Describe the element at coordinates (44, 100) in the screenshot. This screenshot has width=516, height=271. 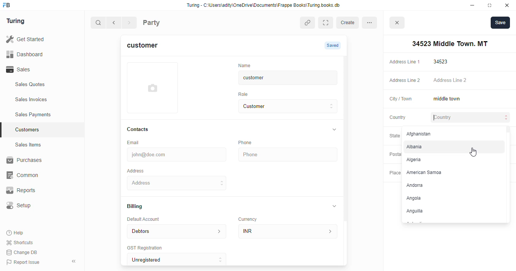
I see `Sales Invoices` at that location.